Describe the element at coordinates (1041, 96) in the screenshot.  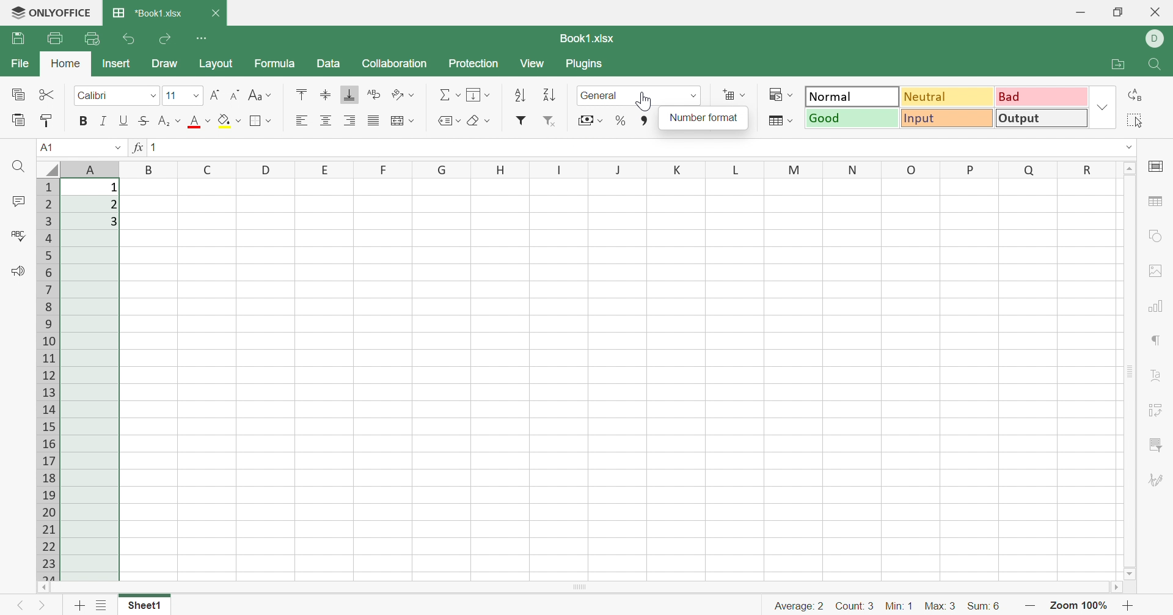
I see `Bad` at that location.